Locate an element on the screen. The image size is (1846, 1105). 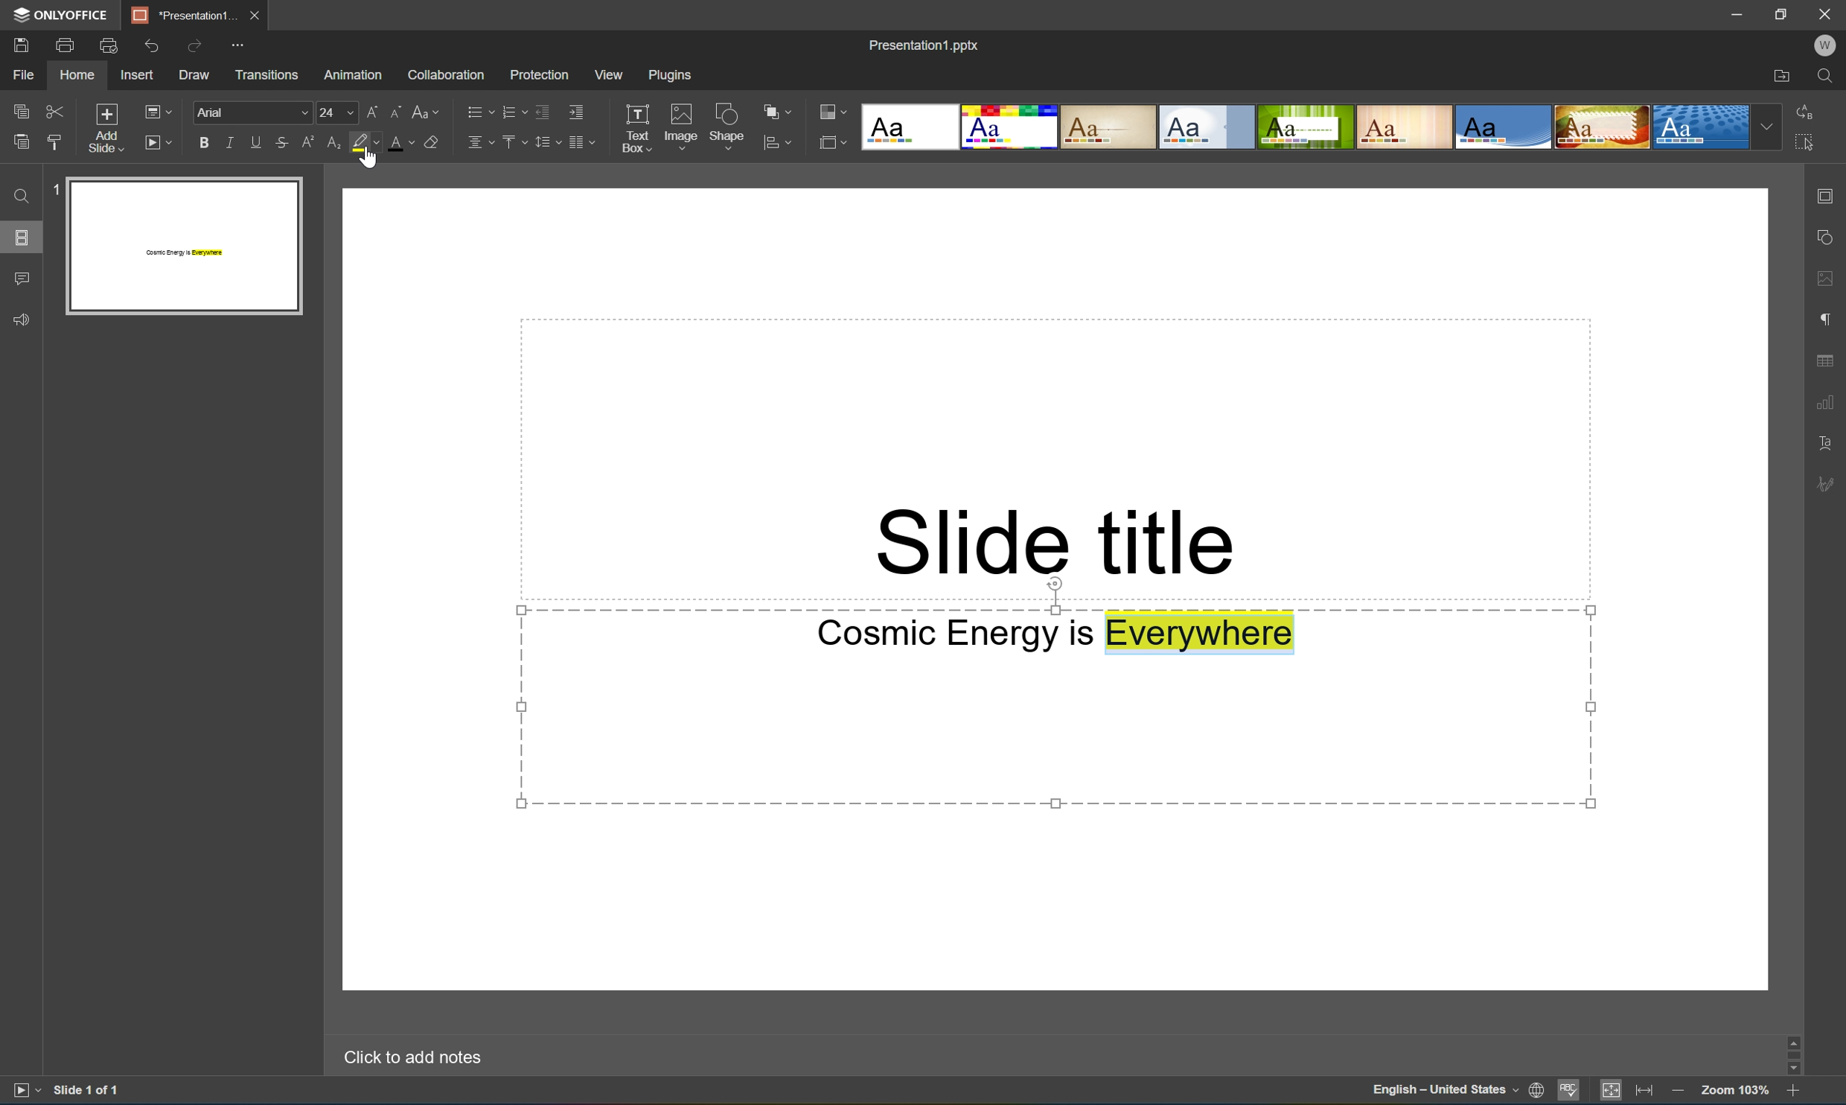
Superscript is located at coordinates (306, 140).